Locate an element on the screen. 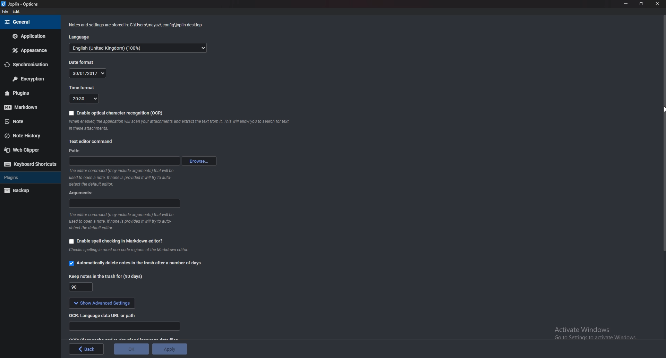  Enable spell checking is located at coordinates (116, 240).